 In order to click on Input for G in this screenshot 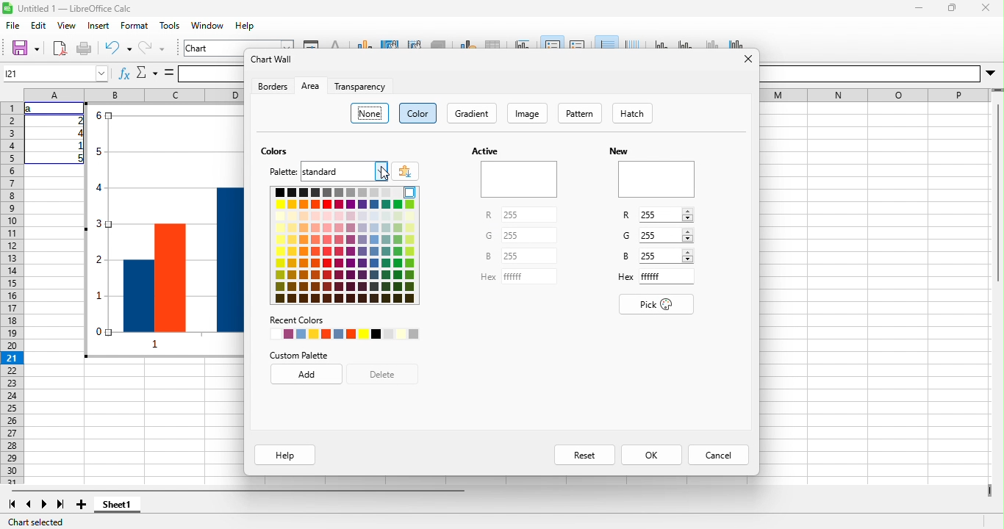, I will do `click(529, 235)`.